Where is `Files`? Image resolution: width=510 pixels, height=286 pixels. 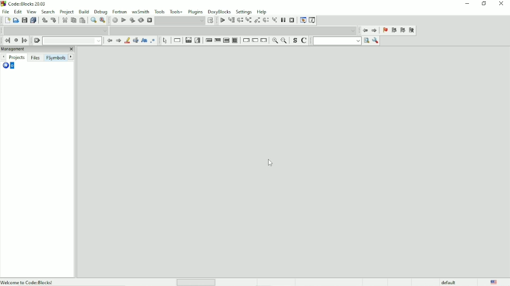 Files is located at coordinates (35, 58).